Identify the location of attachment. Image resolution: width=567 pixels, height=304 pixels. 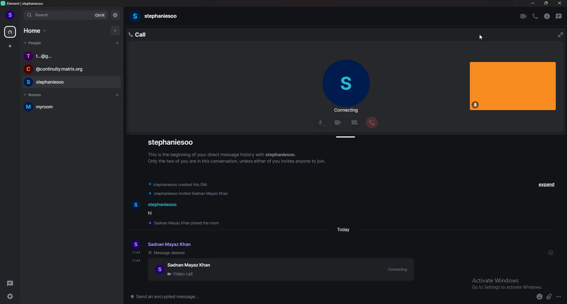
(549, 297).